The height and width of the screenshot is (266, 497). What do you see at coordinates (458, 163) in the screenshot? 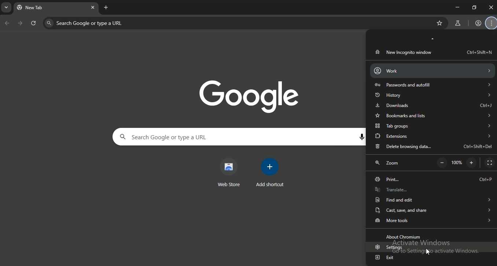
I see `100%` at bounding box center [458, 163].